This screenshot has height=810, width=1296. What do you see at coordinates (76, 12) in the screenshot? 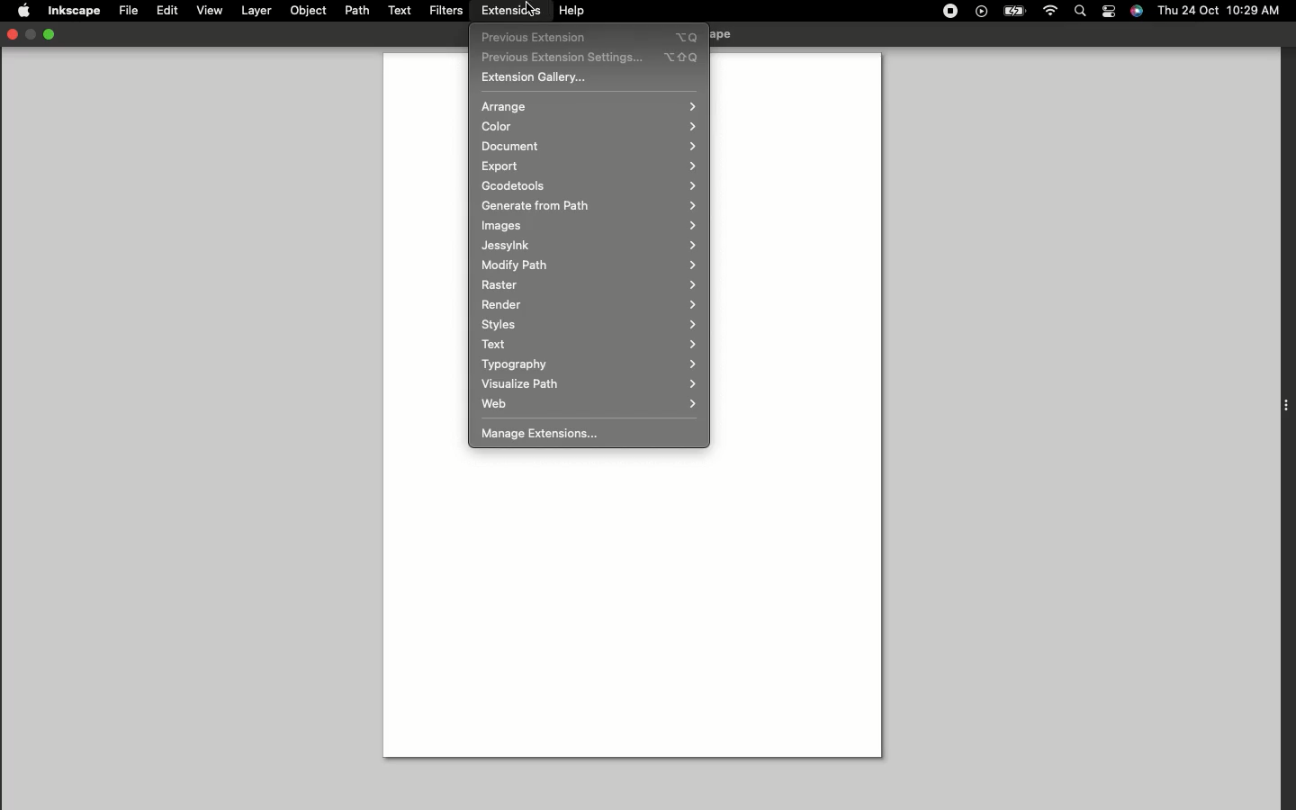
I see `Inkscape` at bounding box center [76, 12].